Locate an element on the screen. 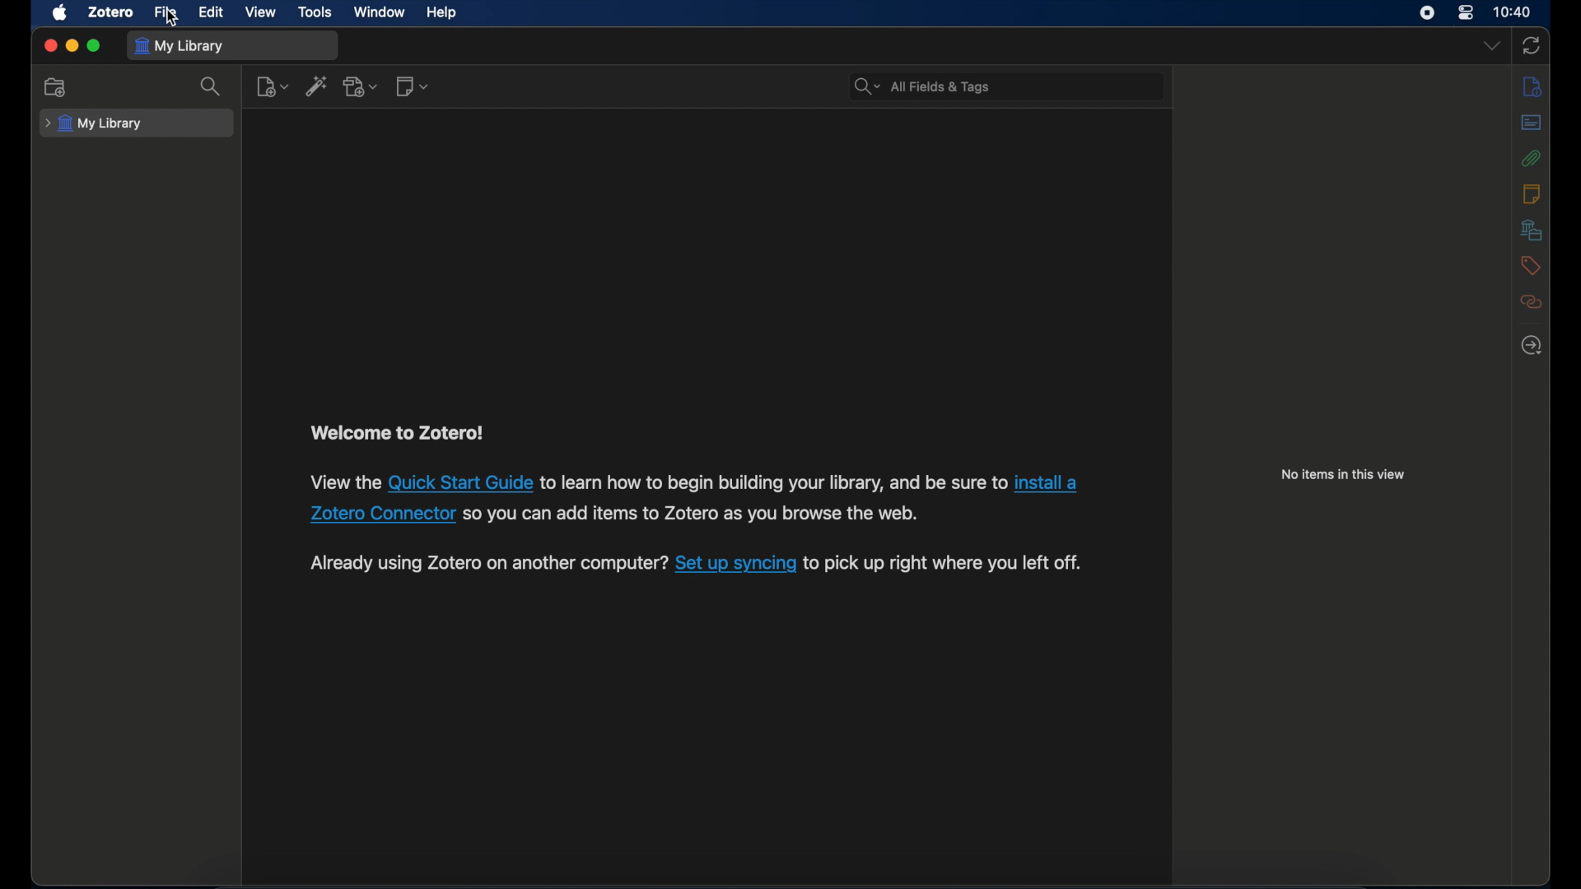  search bar is located at coordinates (922, 86).